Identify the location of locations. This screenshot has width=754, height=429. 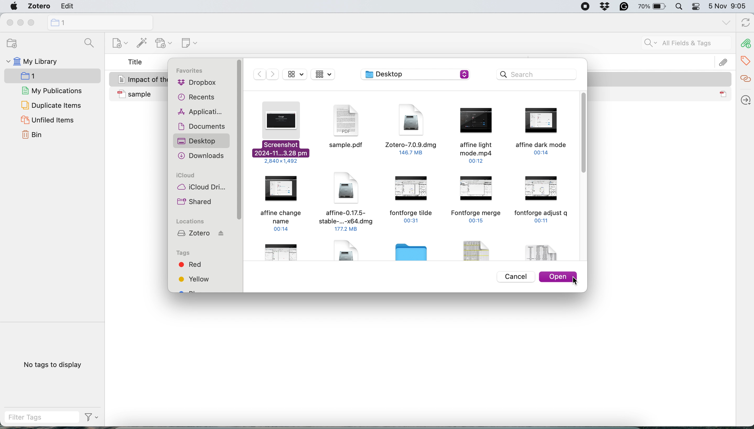
(193, 222).